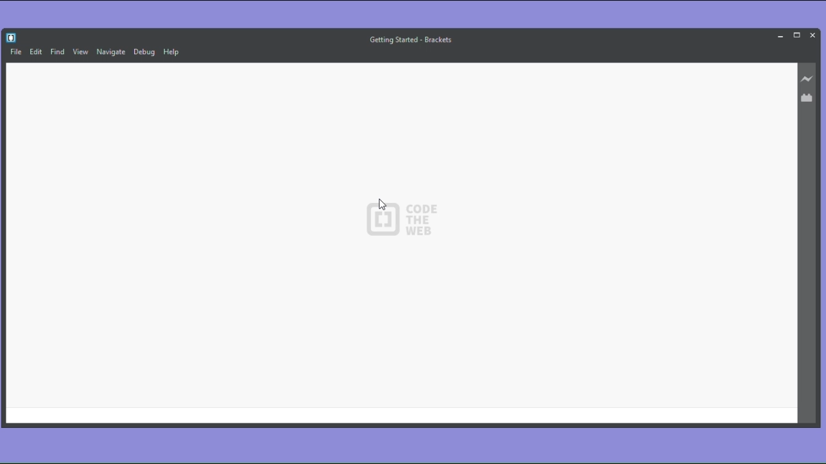 The image size is (826, 464). What do you see at coordinates (807, 96) in the screenshot?
I see `Extension manager` at bounding box center [807, 96].